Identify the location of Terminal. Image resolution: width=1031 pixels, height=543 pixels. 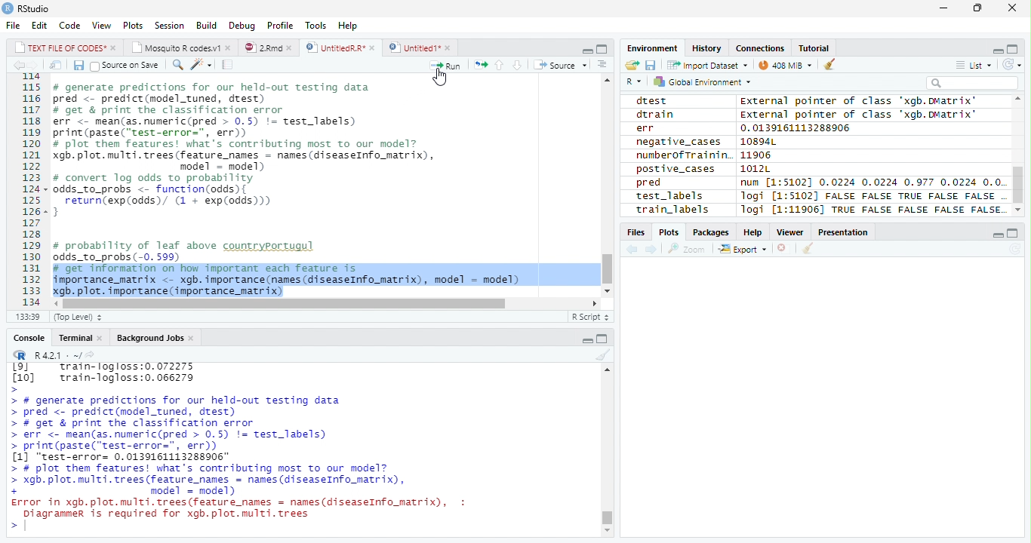
(79, 339).